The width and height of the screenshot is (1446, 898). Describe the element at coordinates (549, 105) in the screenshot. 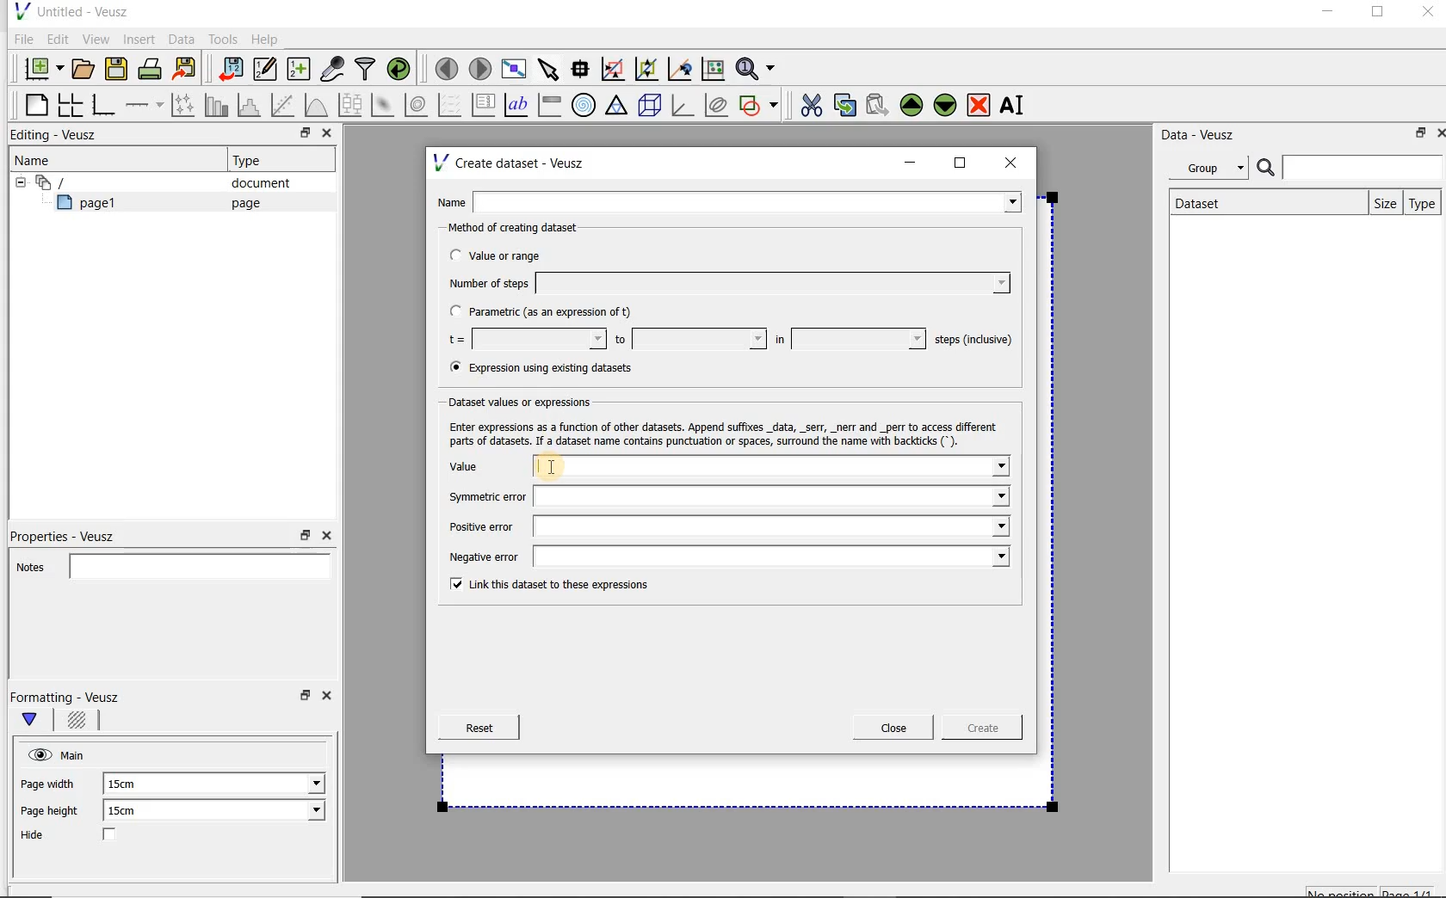

I see `image color bar` at that location.